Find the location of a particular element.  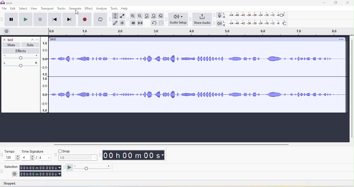

enable looping is located at coordinates (100, 19).